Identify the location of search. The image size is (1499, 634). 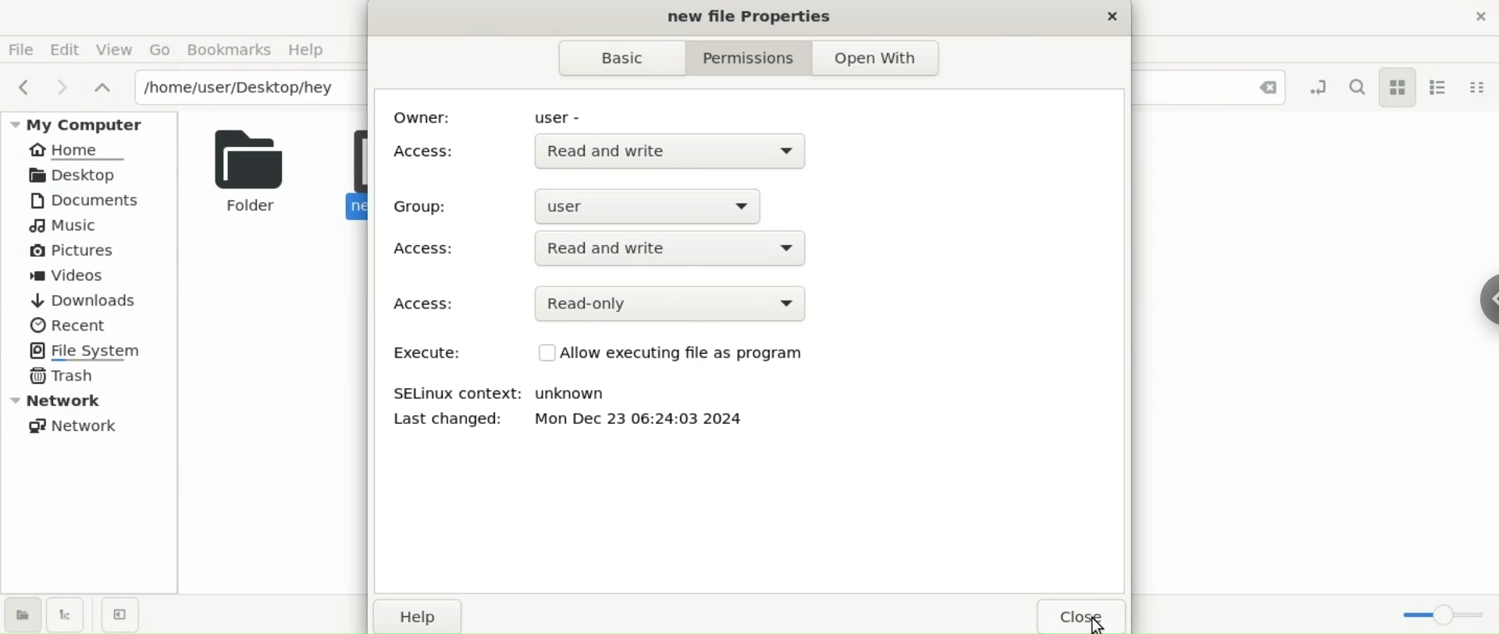
(1361, 85).